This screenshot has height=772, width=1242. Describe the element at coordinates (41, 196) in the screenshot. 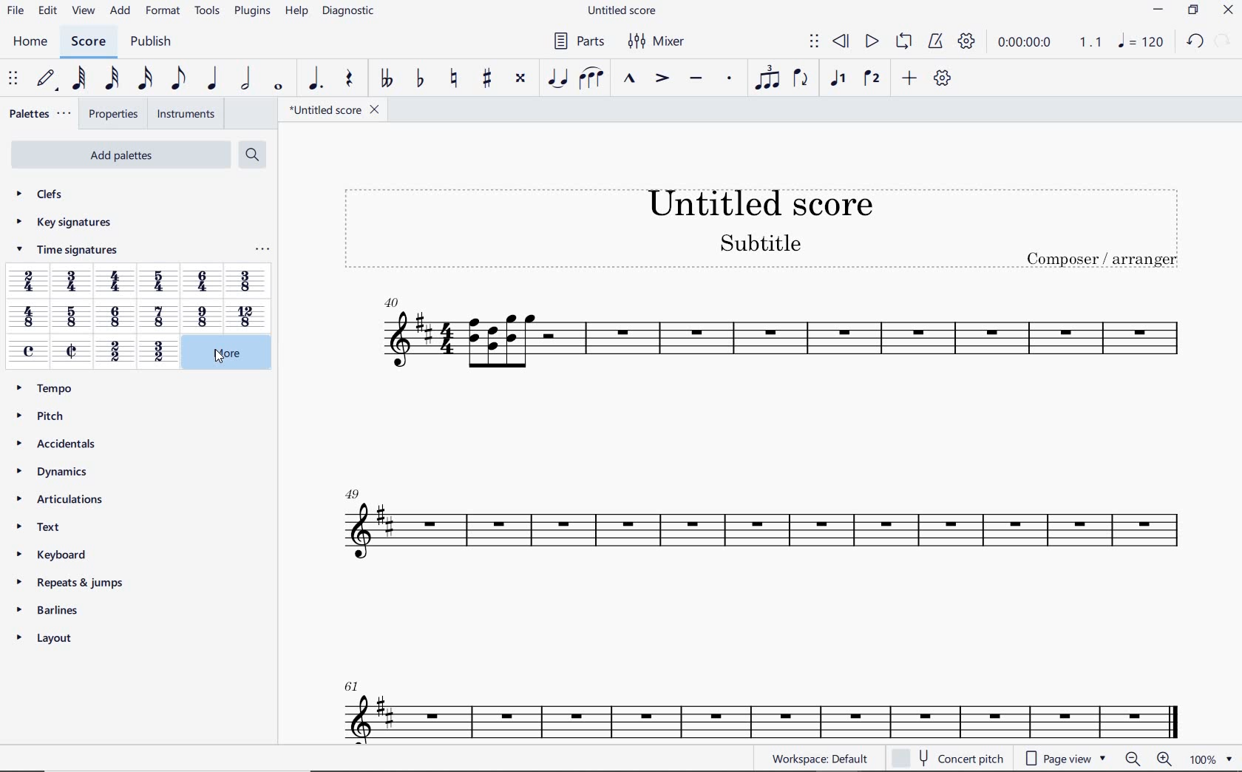

I see `CLEFS` at that location.